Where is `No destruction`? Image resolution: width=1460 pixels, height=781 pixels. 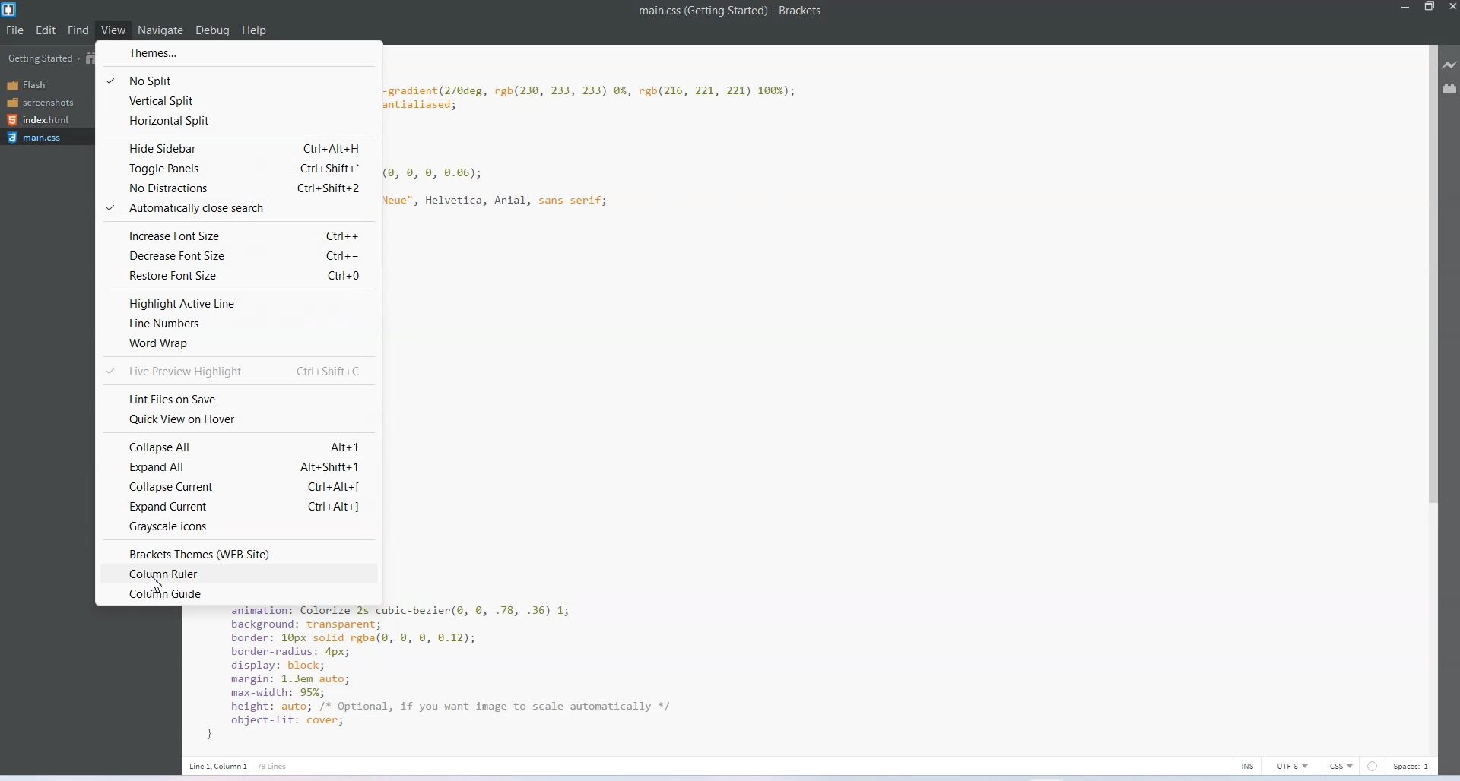
No destruction is located at coordinates (238, 187).